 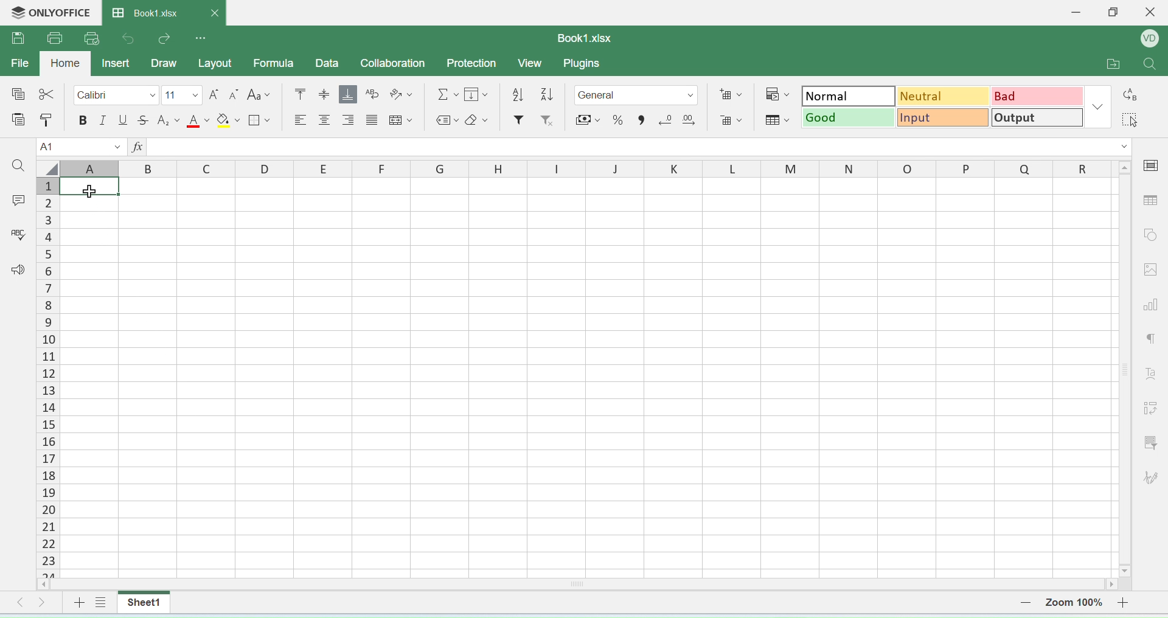 What do you see at coordinates (1132, 96) in the screenshot?
I see `replace` at bounding box center [1132, 96].